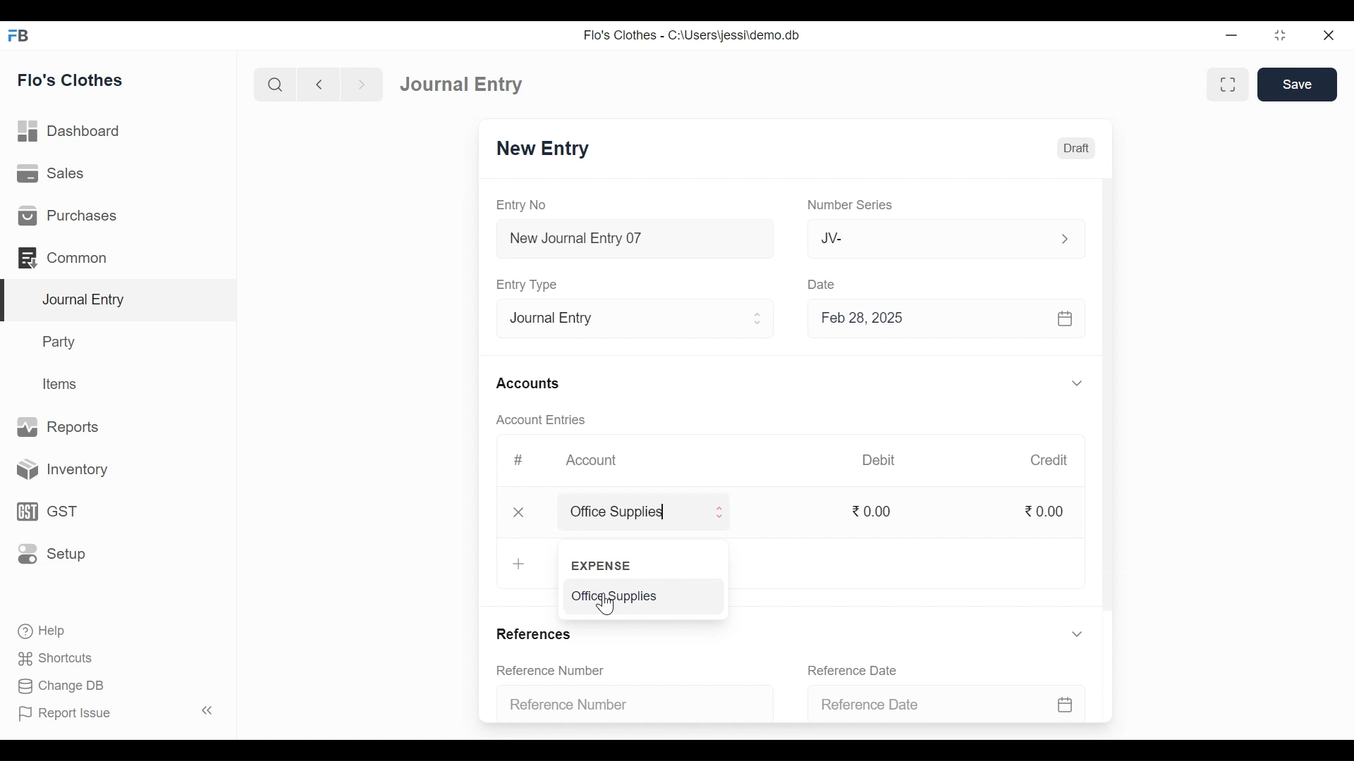 This screenshot has width=1354, height=761. I want to click on Expand, so click(719, 514).